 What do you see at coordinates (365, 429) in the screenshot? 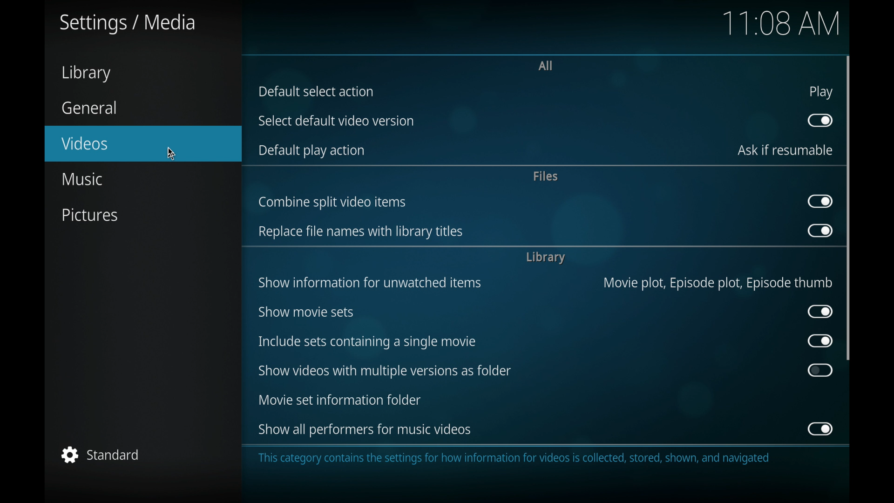
I see `show all performers for music videos` at bounding box center [365, 429].